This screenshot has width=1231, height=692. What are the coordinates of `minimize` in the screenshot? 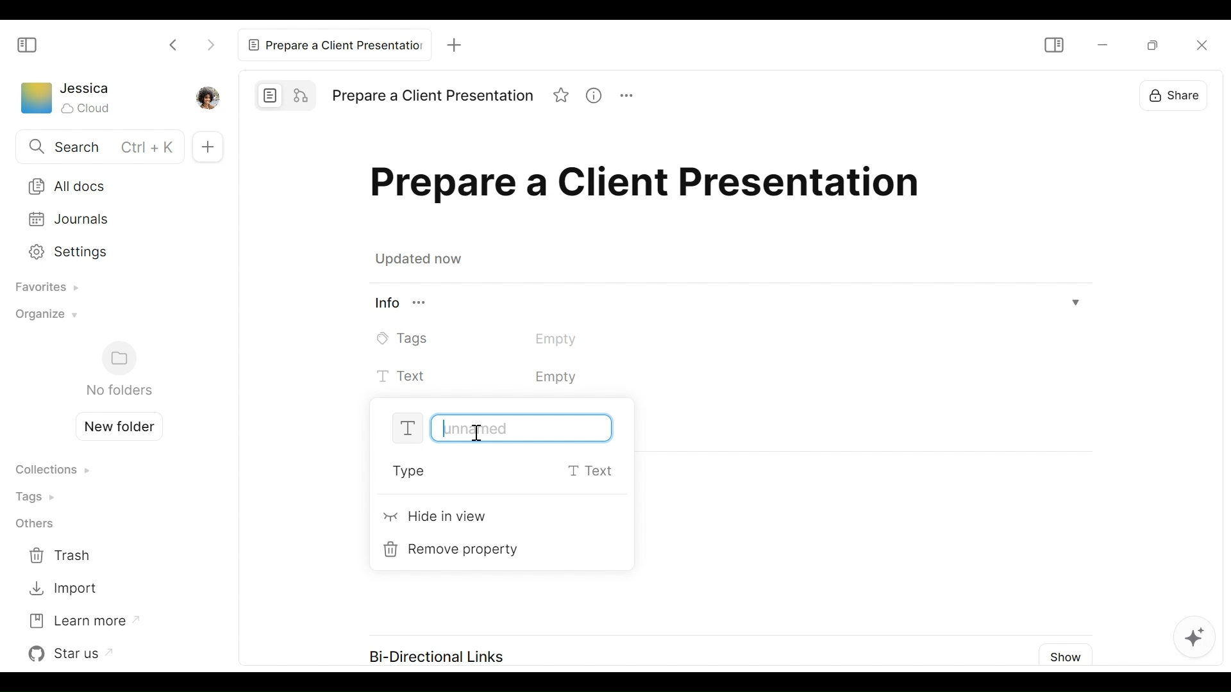 It's located at (1101, 45).